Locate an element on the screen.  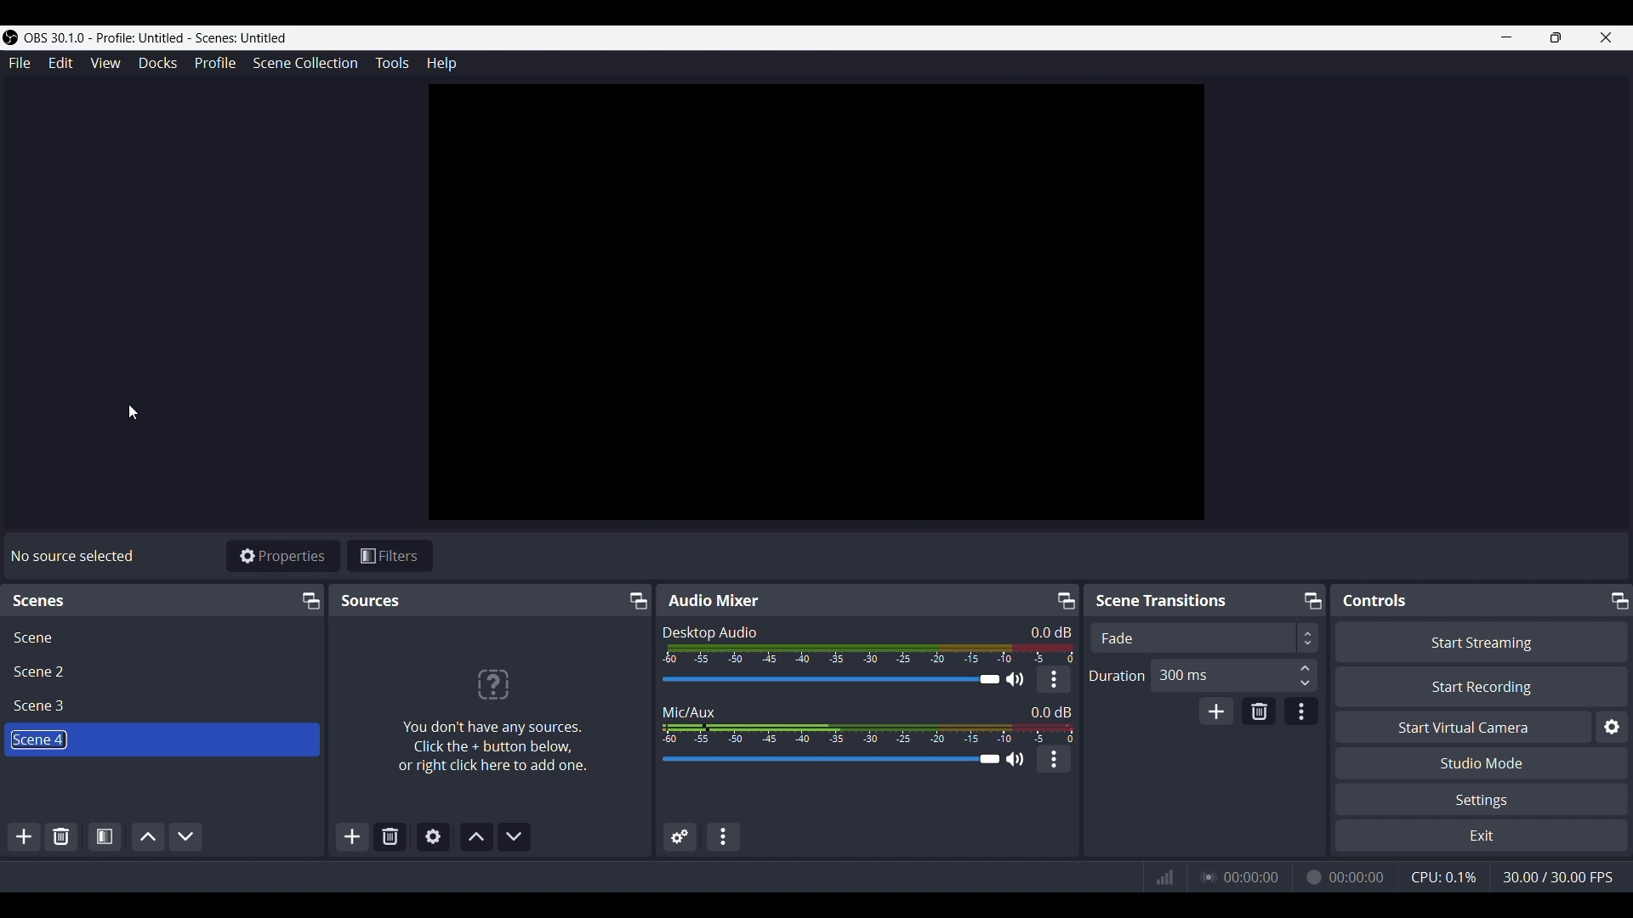
Audio Mixer is located at coordinates (713, 599).